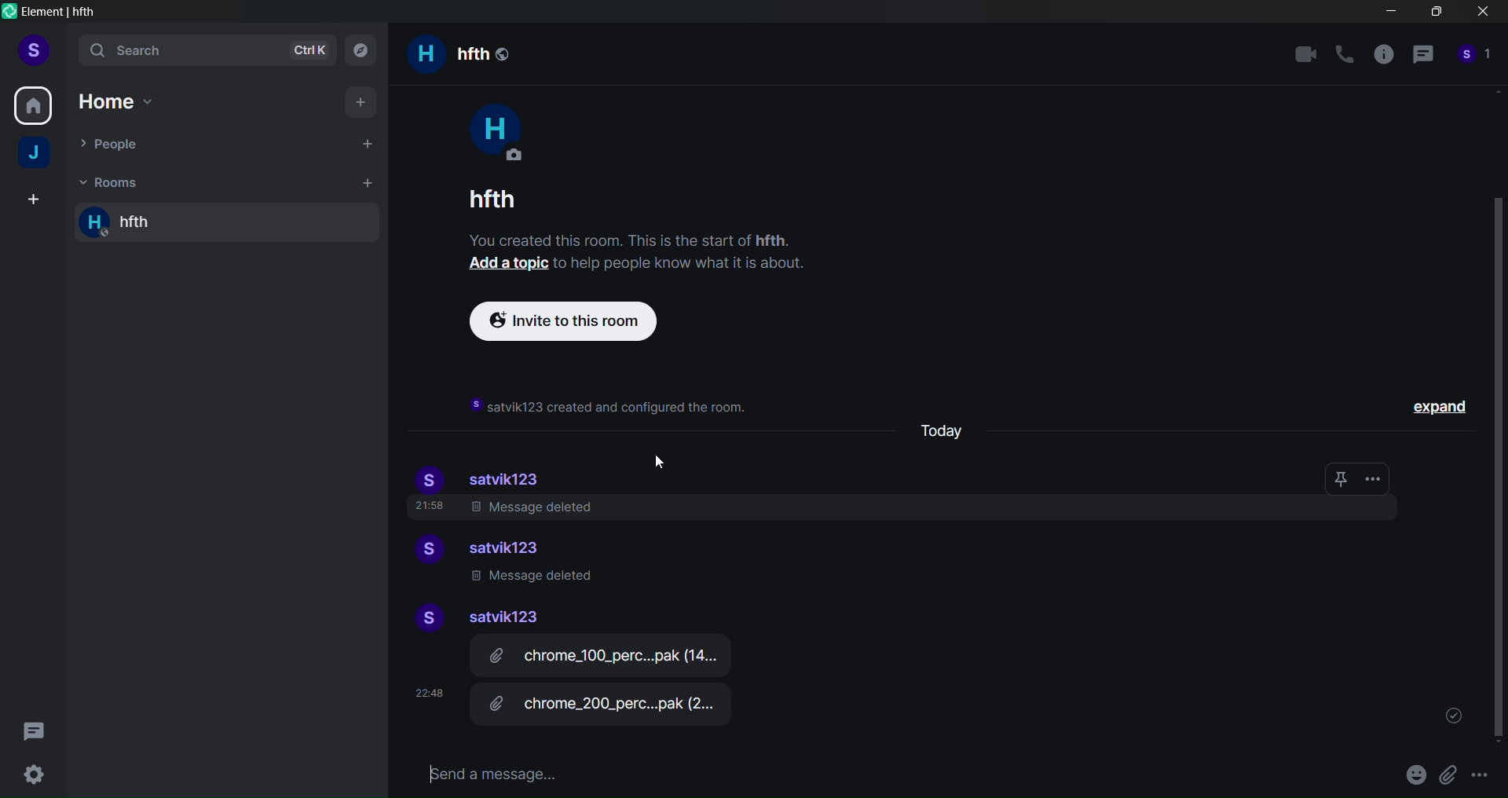 The image size is (1508, 798). I want to click on sent, so click(1445, 716).